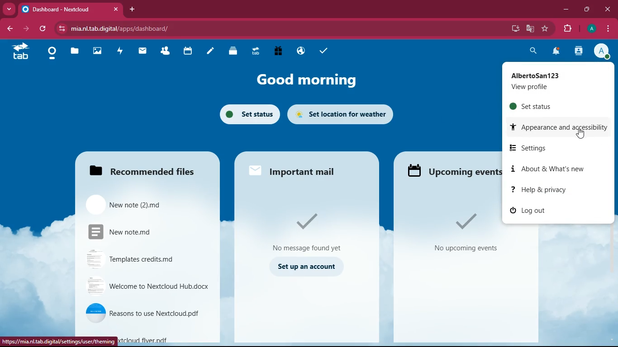 Image resolution: width=618 pixels, height=347 pixels. What do you see at coordinates (532, 52) in the screenshot?
I see `search` at bounding box center [532, 52].